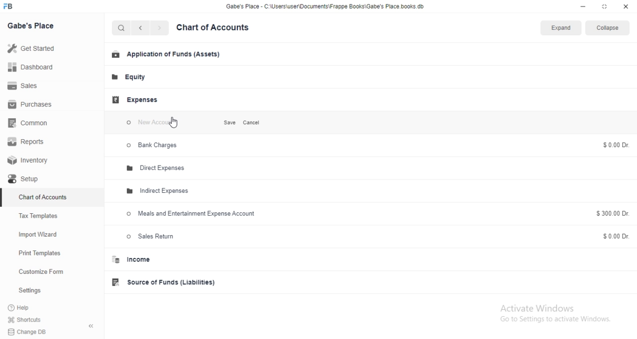 The image size is (637, 339). Describe the element at coordinates (605, 7) in the screenshot. I see `restore down` at that location.